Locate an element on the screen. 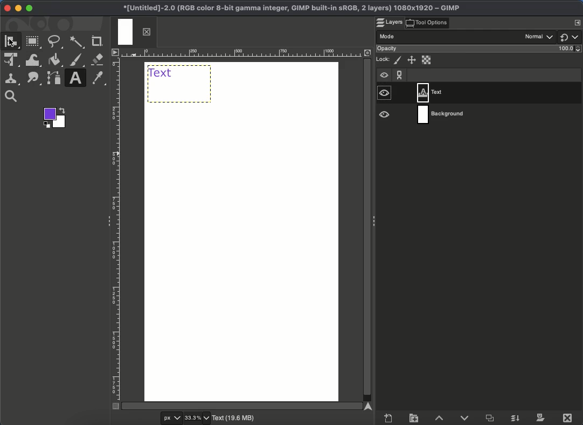 Image resolution: width=583 pixels, height=425 pixels. Fuzzy select tool is located at coordinates (78, 42).